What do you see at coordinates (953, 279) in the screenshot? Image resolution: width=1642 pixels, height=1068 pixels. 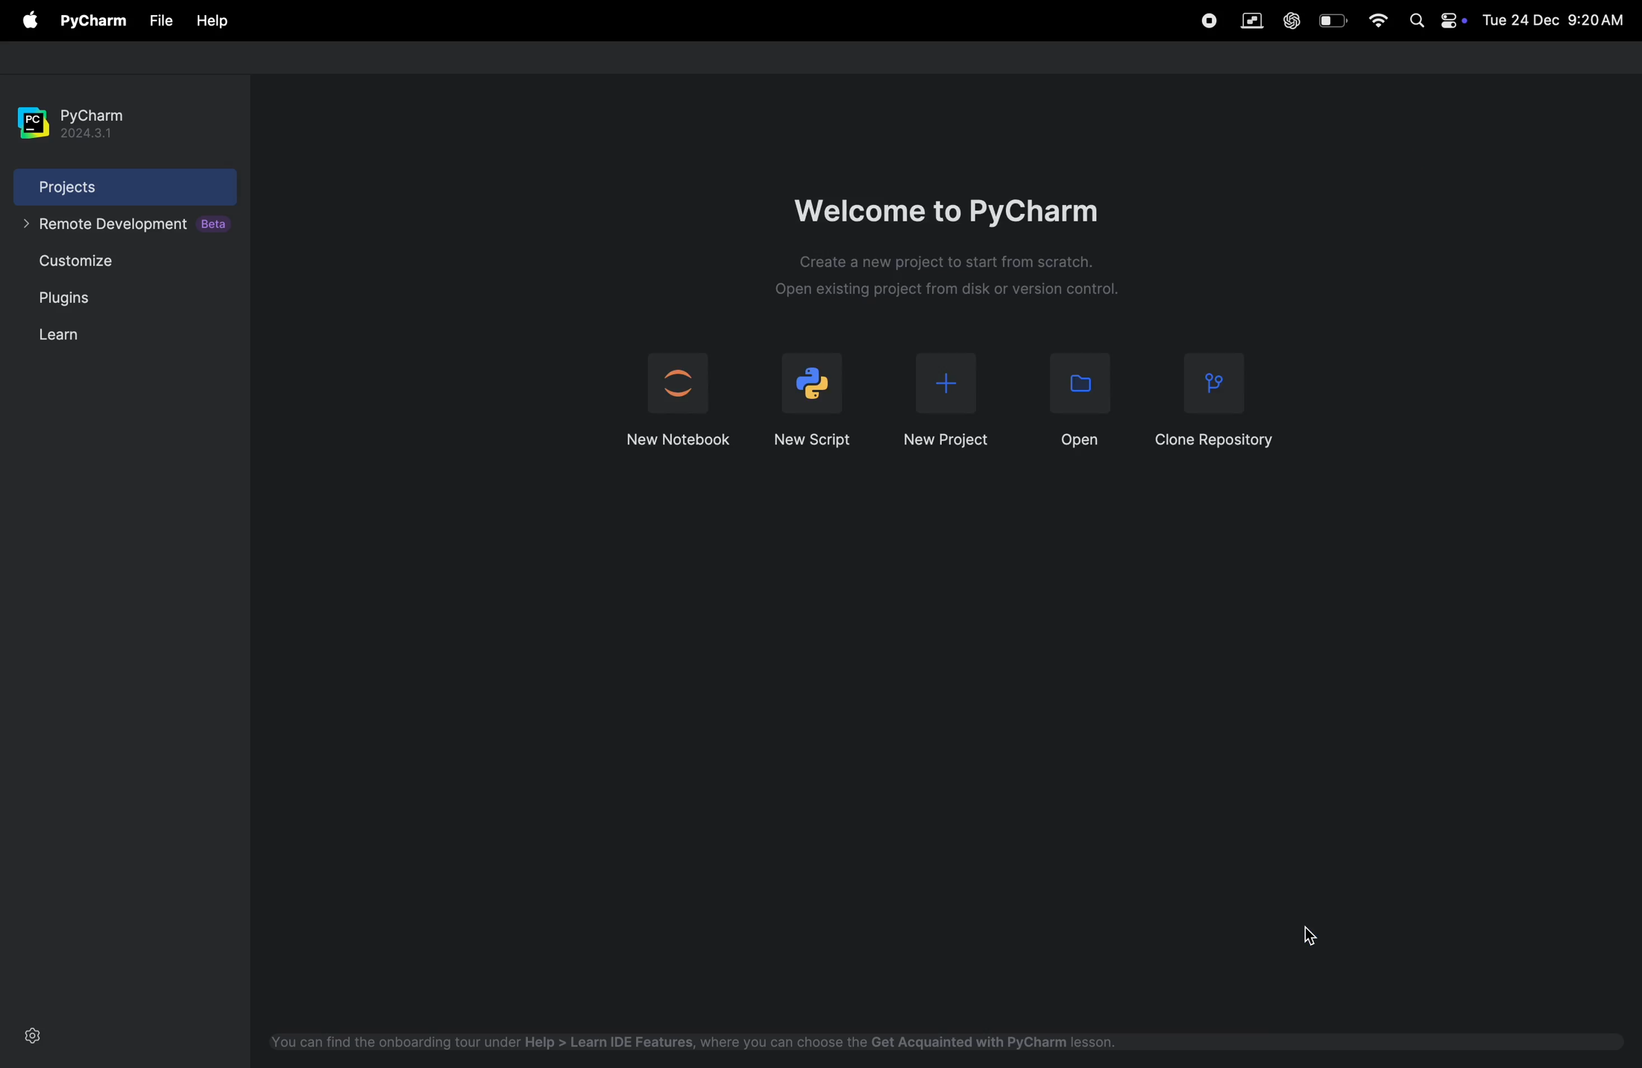 I see `Description` at bounding box center [953, 279].